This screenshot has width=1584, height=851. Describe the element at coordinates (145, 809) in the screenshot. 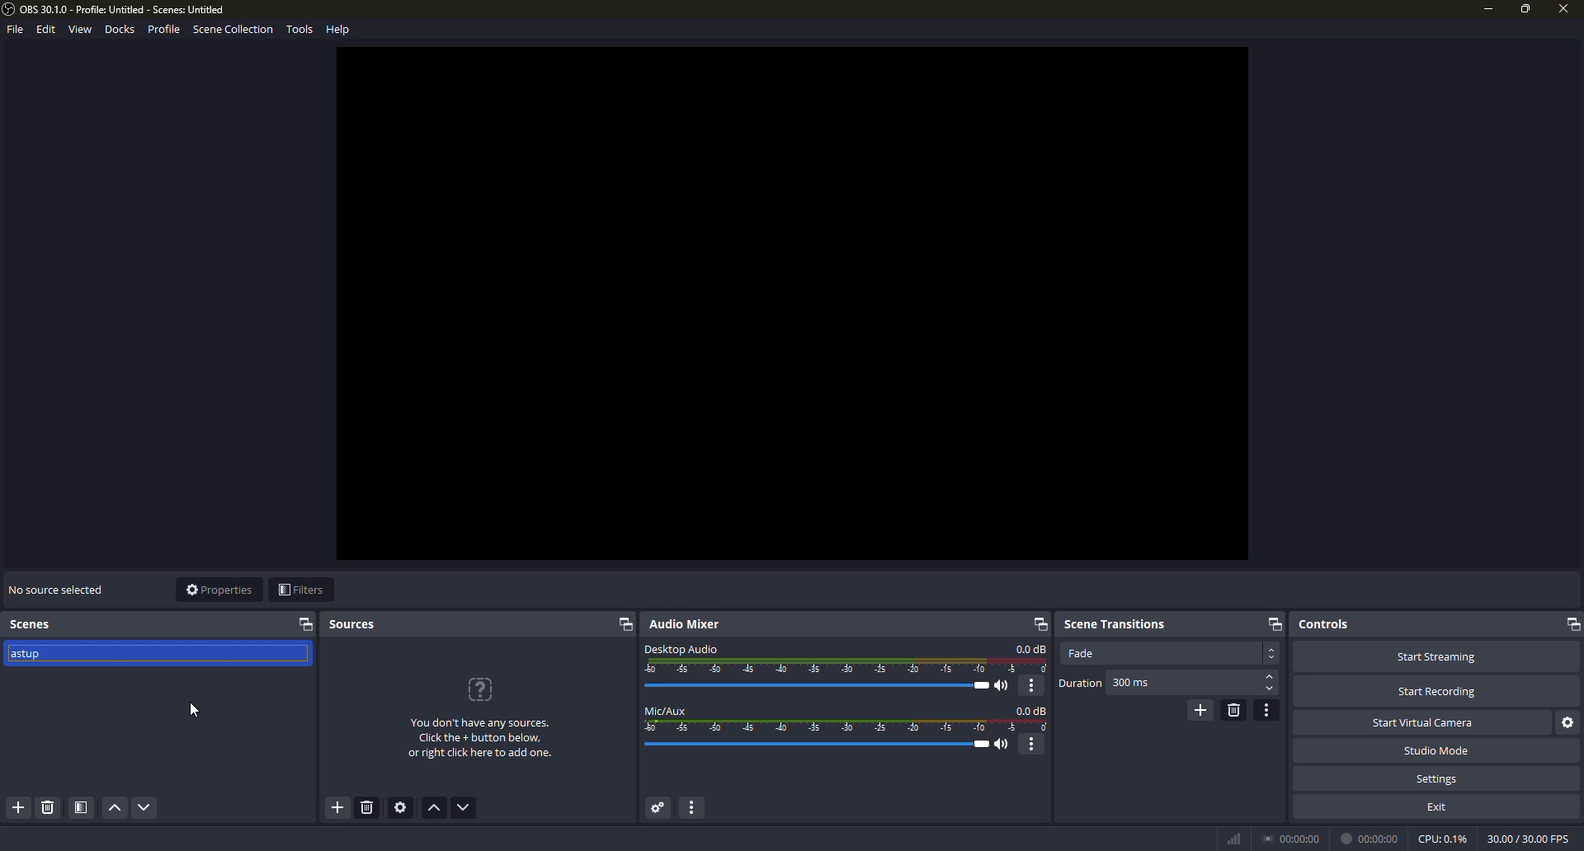

I see `move scene down` at that location.